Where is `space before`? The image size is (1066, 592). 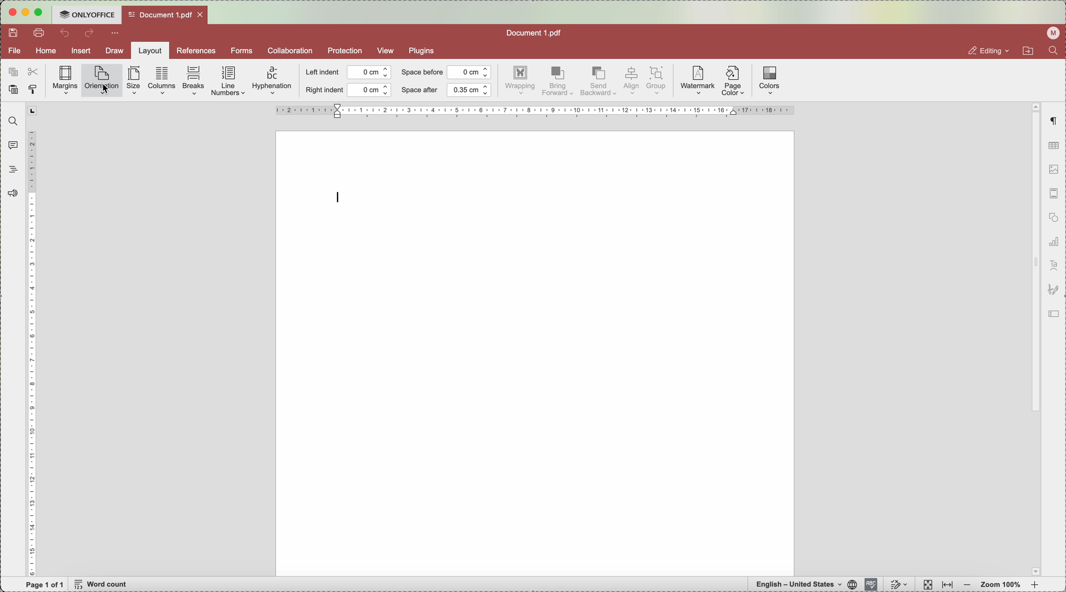 space before is located at coordinates (446, 72).